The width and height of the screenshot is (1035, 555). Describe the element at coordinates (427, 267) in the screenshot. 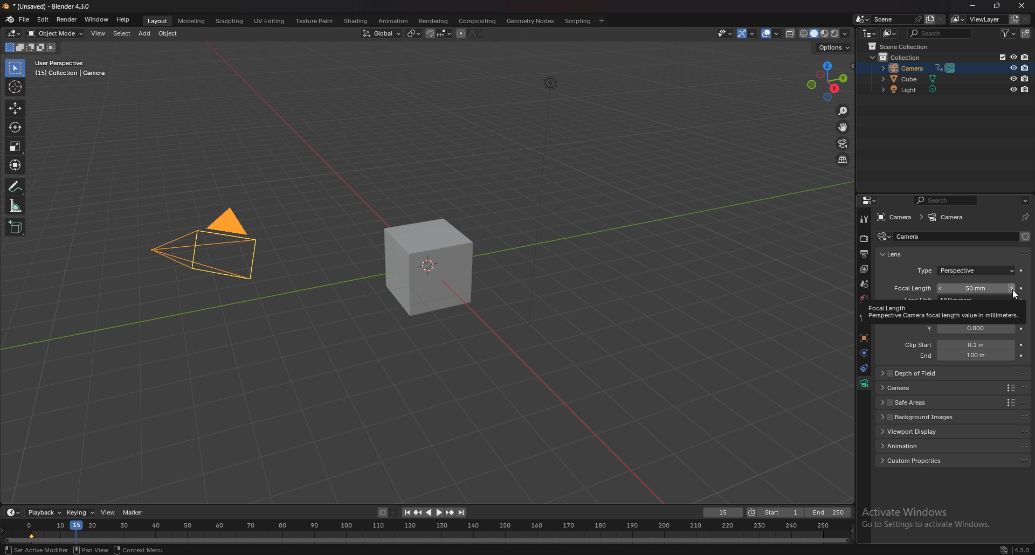

I see `cube` at that location.